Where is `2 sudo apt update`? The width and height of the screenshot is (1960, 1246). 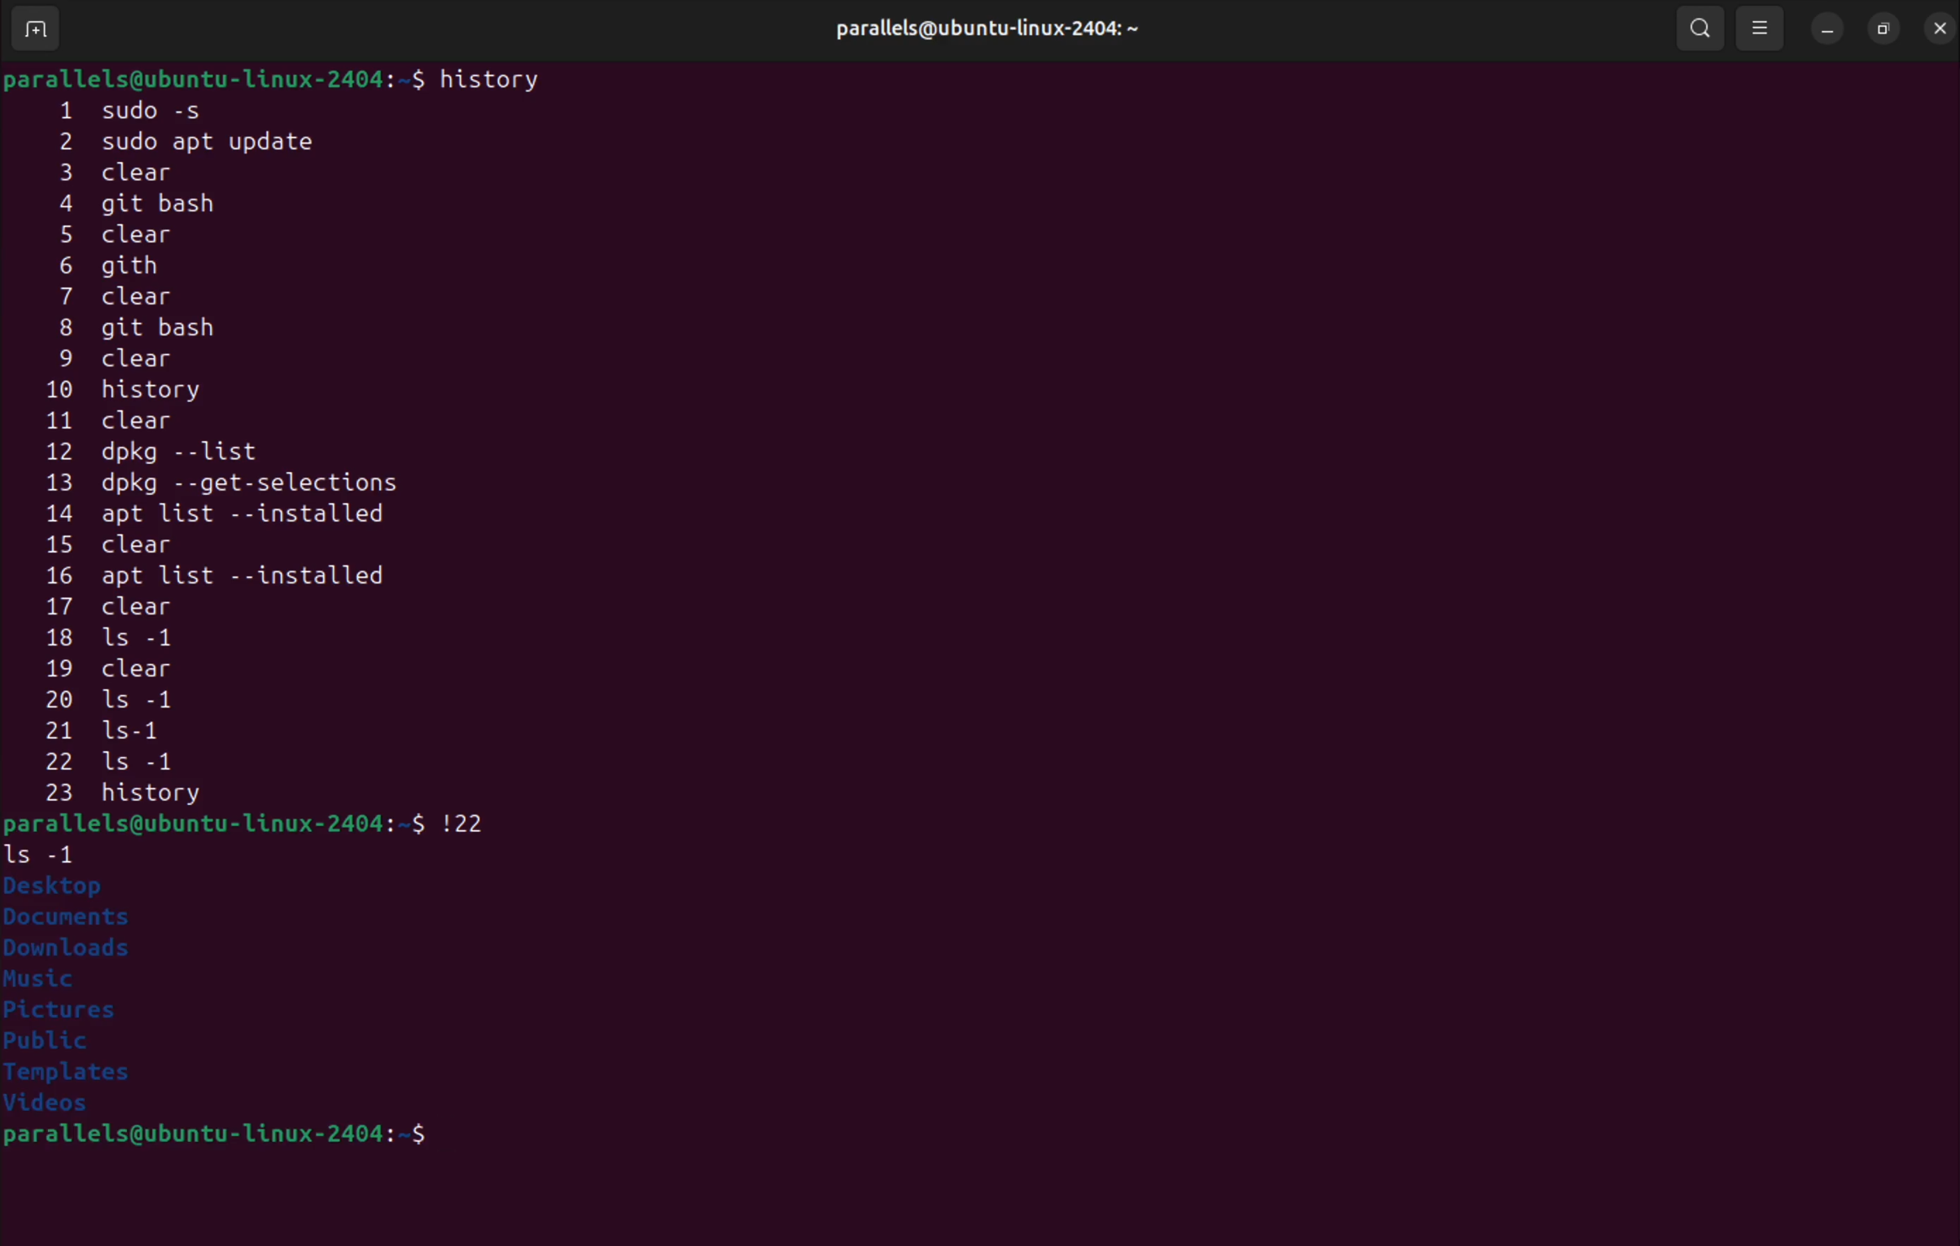 2 sudo apt update is located at coordinates (201, 142).